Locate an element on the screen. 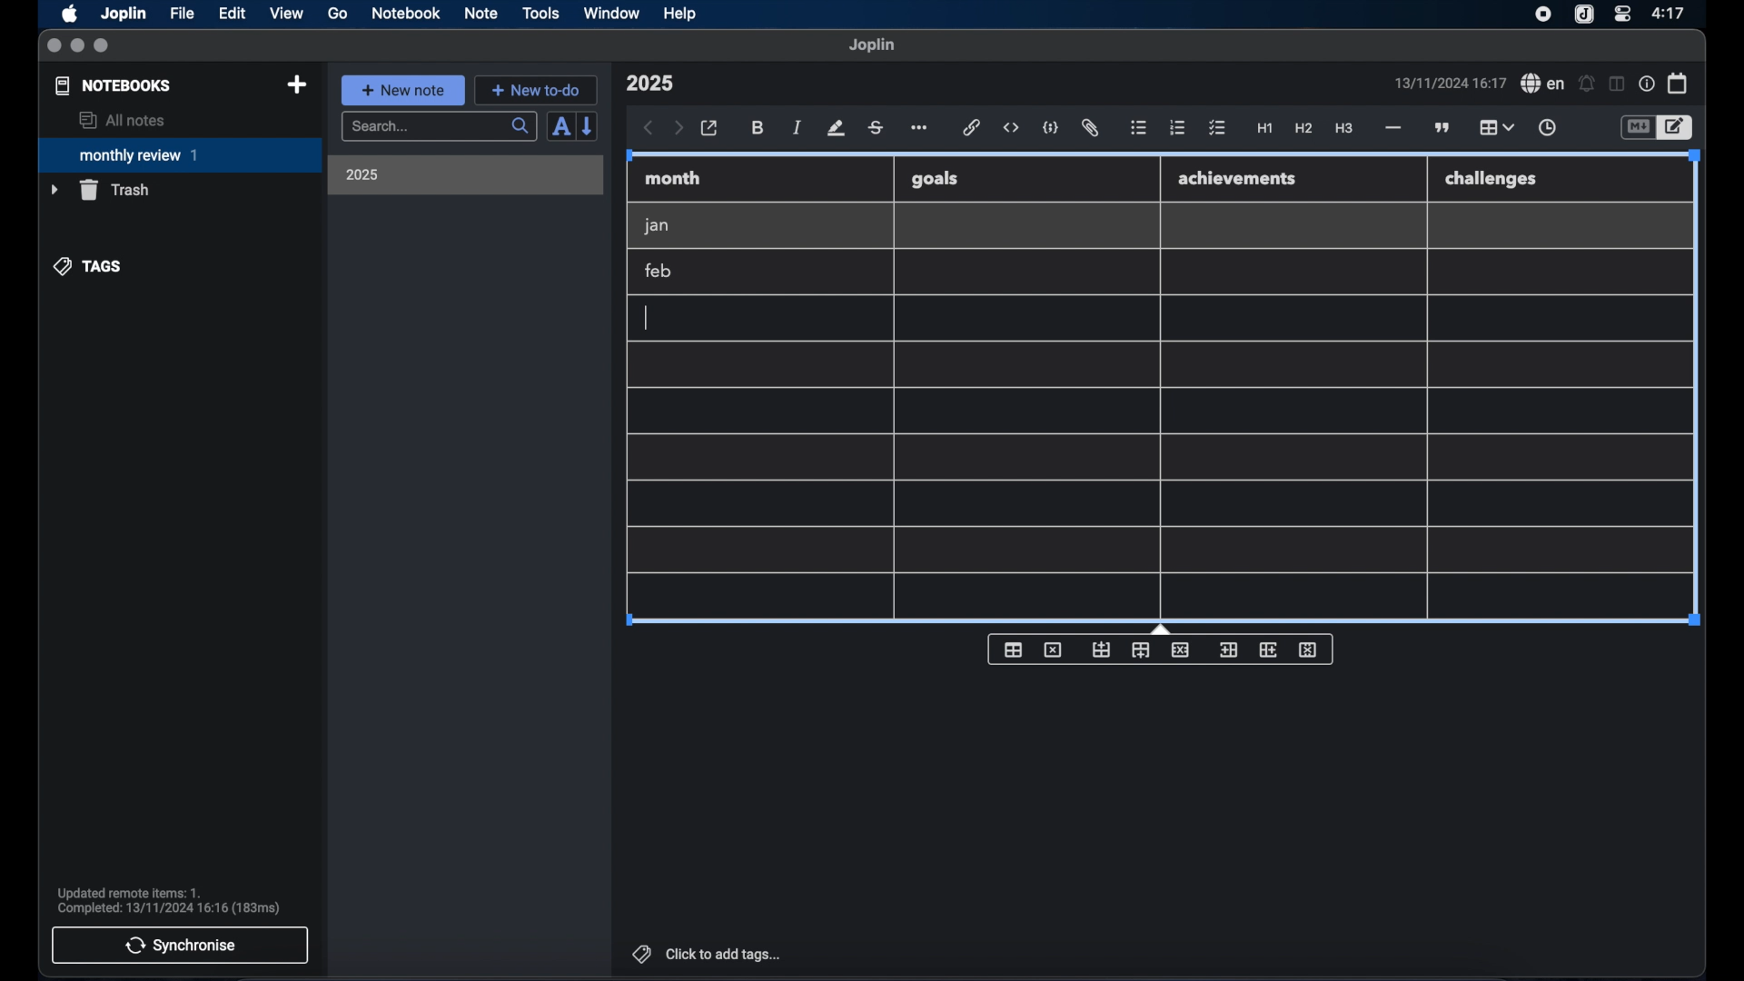 The height and width of the screenshot is (981, 1744). open in external editor is located at coordinates (710, 129).